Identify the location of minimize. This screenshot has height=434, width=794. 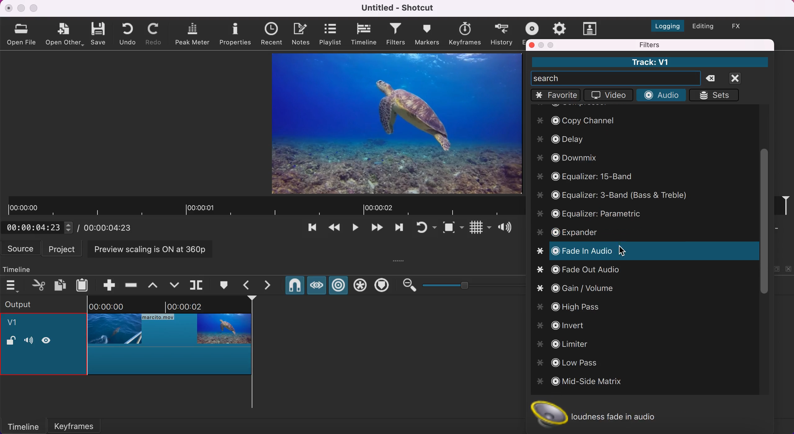
(542, 45).